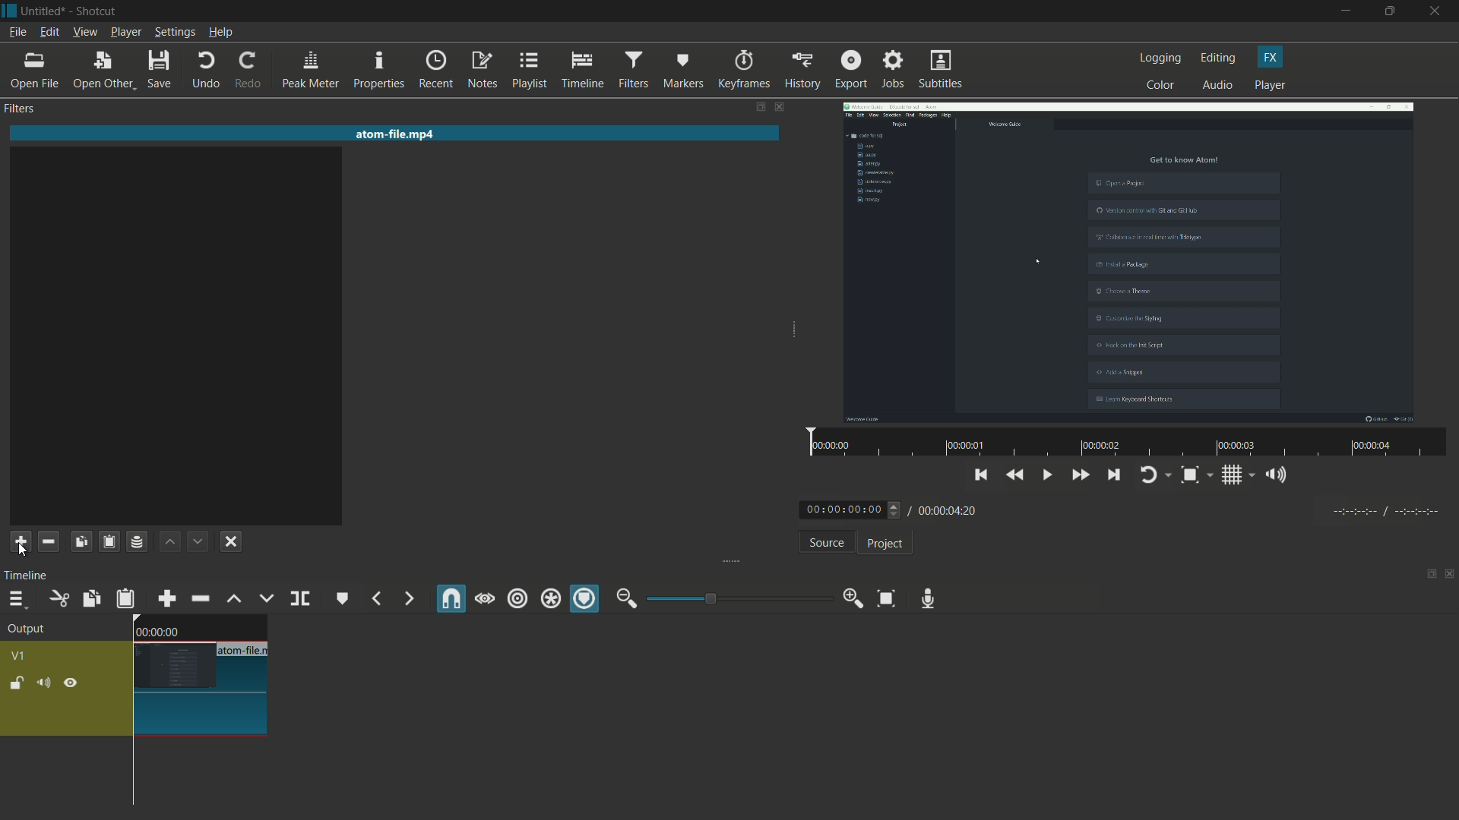 The image size is (1459, 820). What do you see at coordinates (176, 33) in the screenshot?
I see `settings menu` at bounding box center [176, 33].